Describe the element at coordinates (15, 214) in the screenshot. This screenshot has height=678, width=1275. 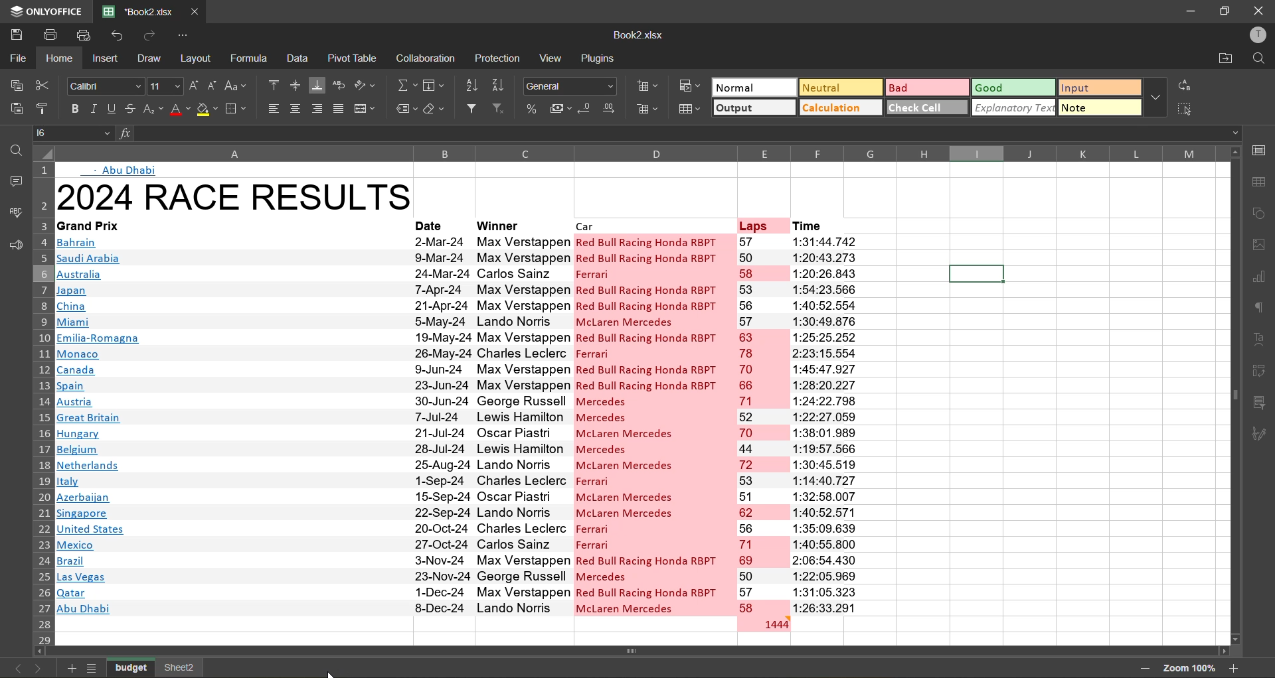
I see `spellcheck` at that location.